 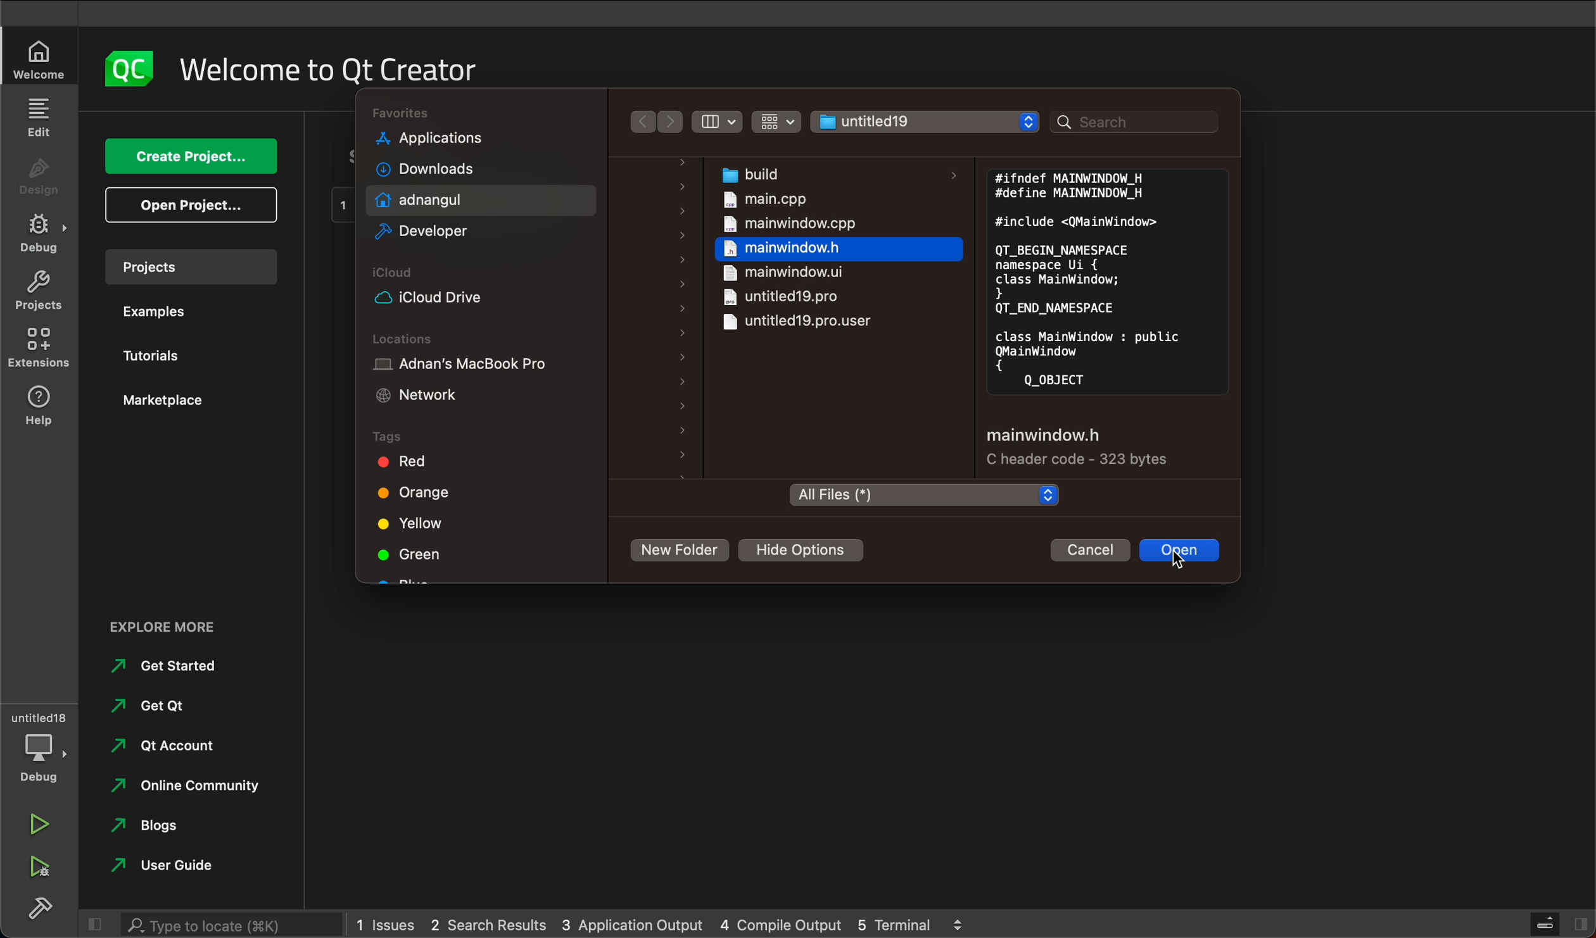 What do you see at coordinates (95, 922) in the screenshot?
I see `close slidebar` at bounding box center [95, 922].